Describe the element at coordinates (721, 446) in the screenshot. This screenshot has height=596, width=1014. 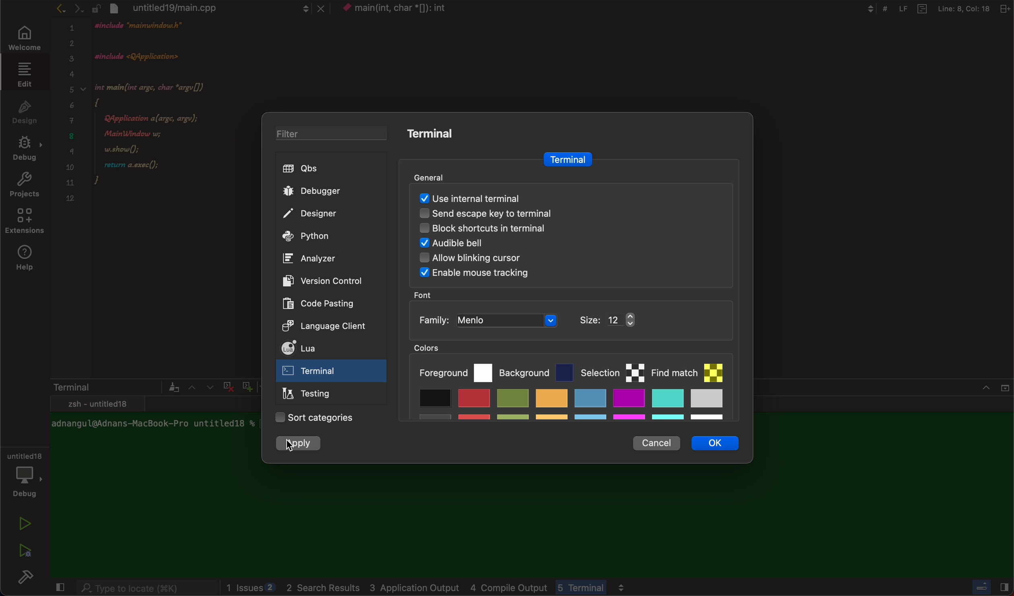
I see `ok` at that location.